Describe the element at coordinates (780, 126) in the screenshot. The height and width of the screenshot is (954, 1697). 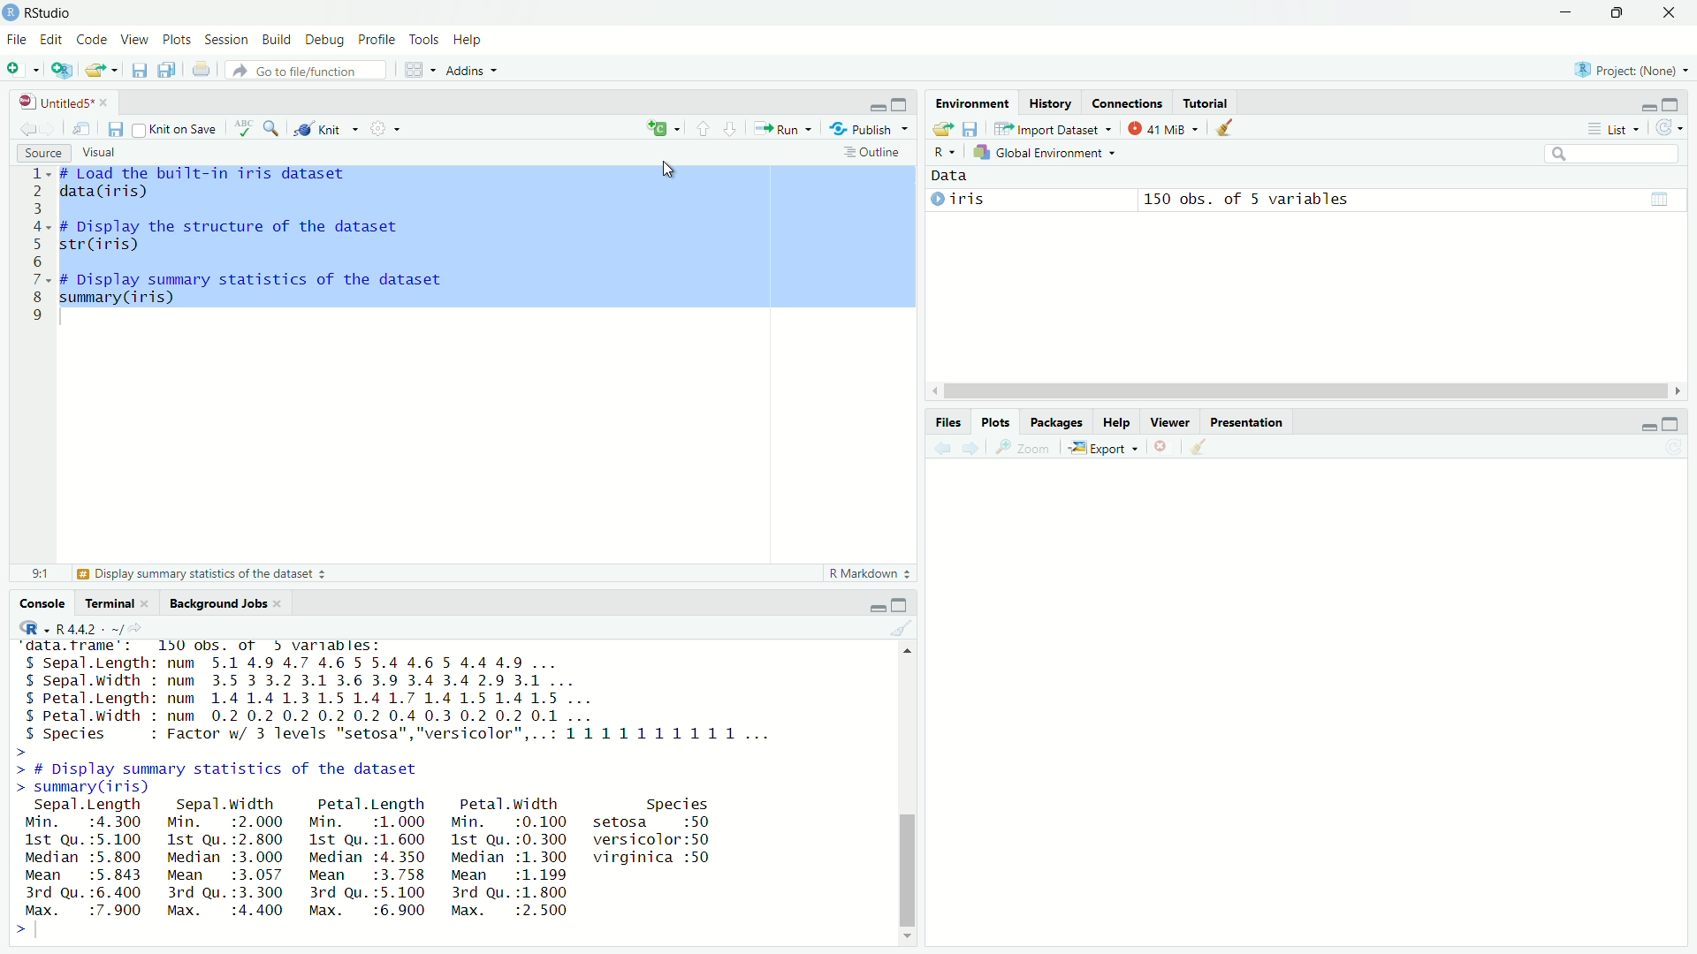
I see `Run current line` at that location.